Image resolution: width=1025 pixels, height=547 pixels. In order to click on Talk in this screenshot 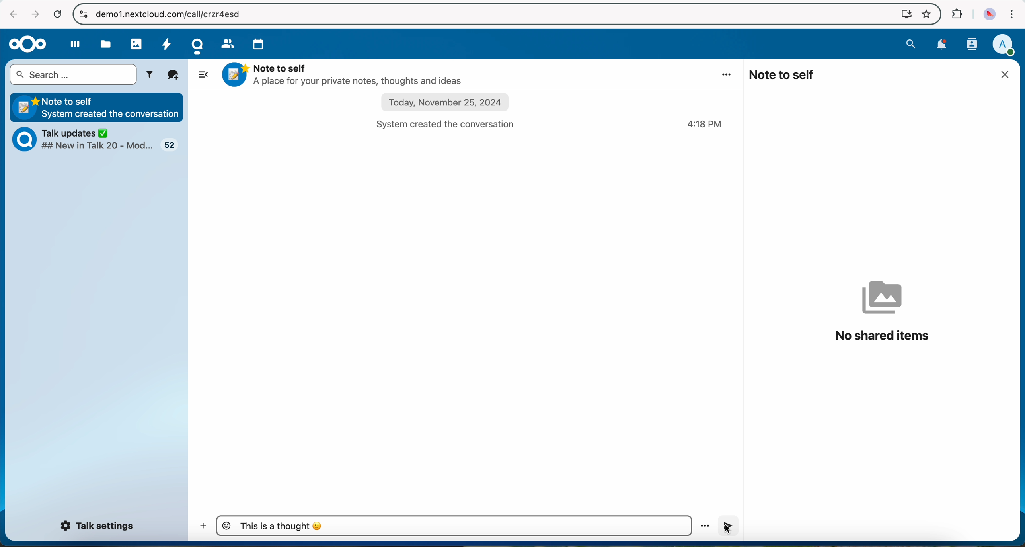, I will do `click(197, 46)`.